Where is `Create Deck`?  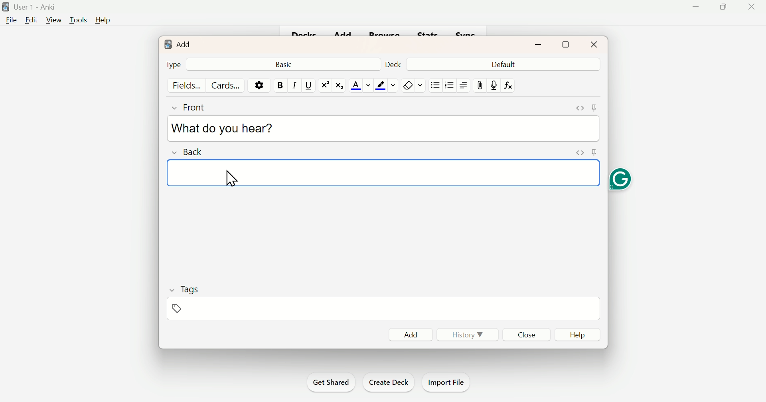
Create Deck is located at coordinates (388, 382).